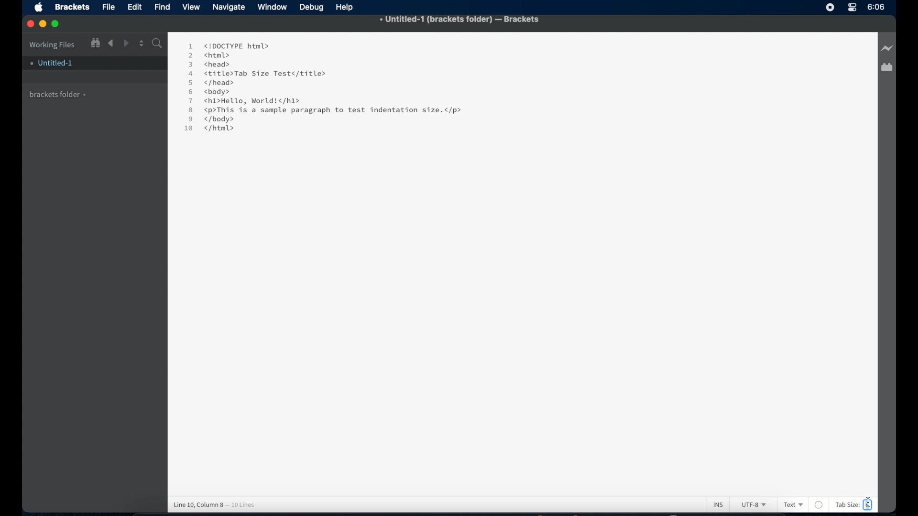  I want to click on Working Files, so click(52, 43).